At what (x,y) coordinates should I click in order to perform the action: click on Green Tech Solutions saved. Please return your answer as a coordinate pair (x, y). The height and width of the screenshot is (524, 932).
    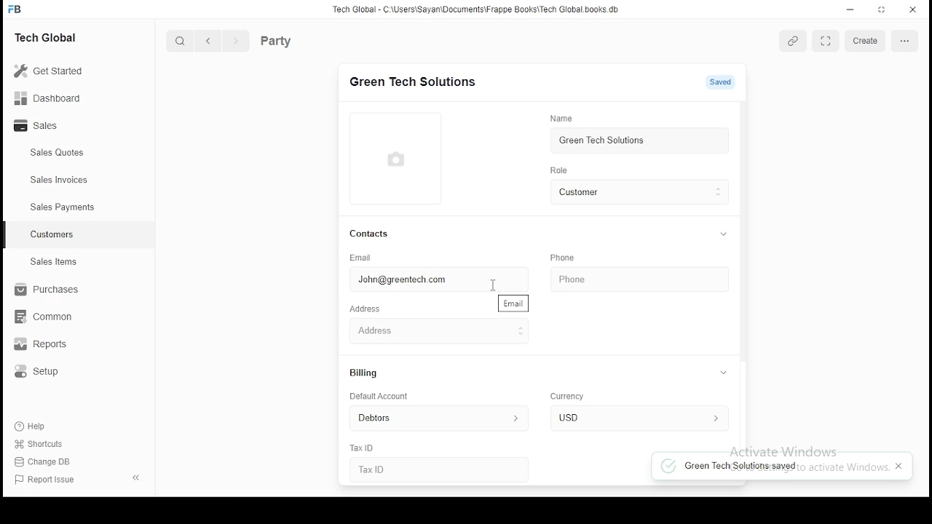
    Looking at the image, I should click on (745, 467).